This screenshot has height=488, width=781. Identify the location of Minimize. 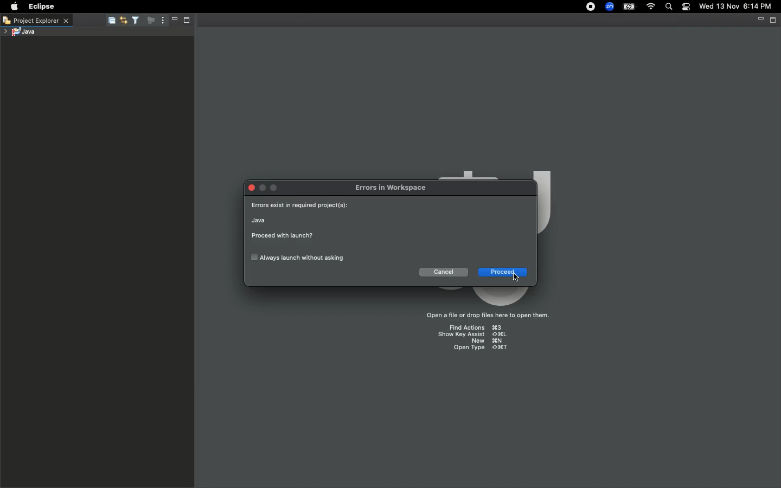
(175, 20).